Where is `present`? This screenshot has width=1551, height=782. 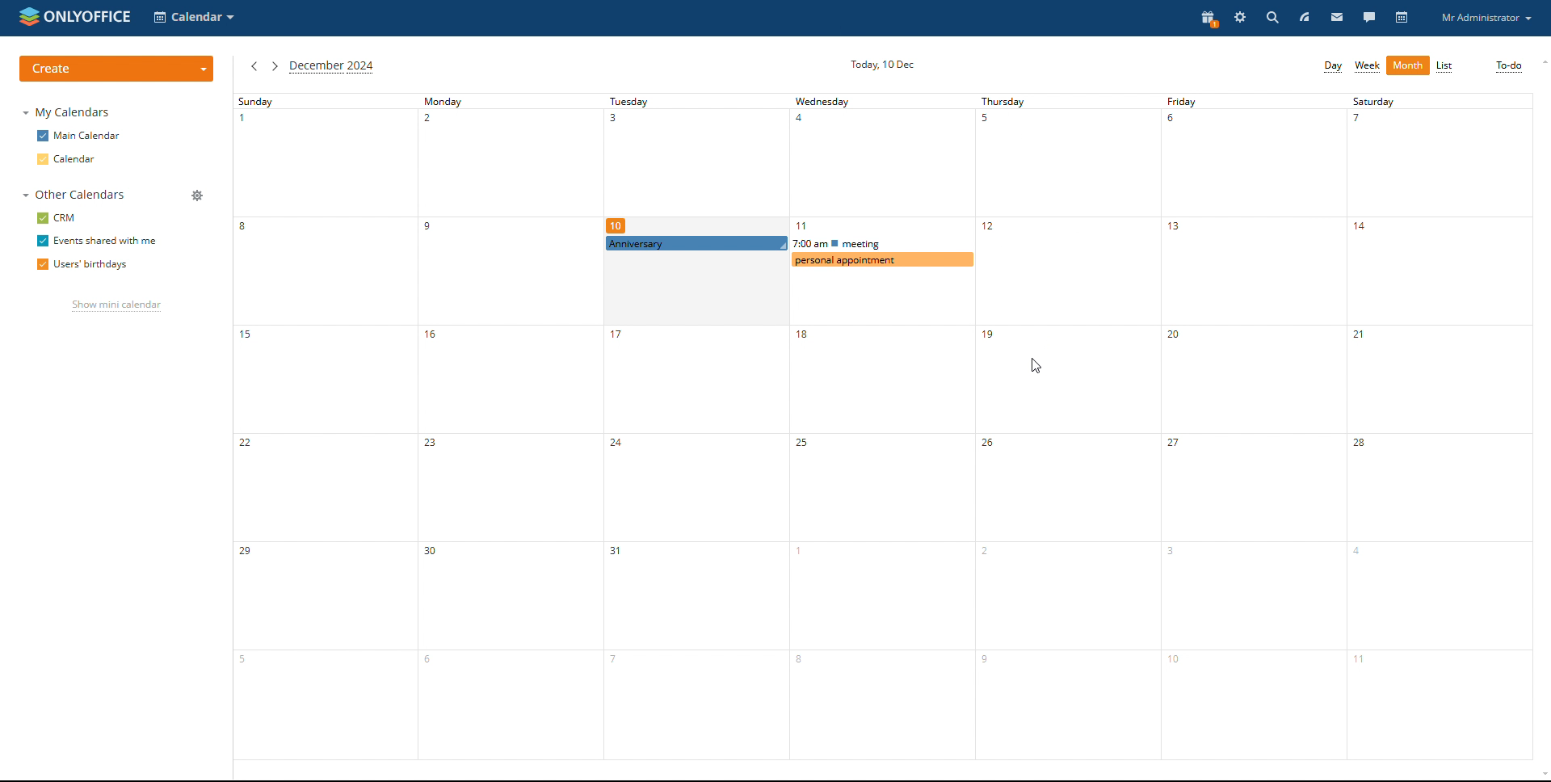
present is located at coordinates (1206, 19).